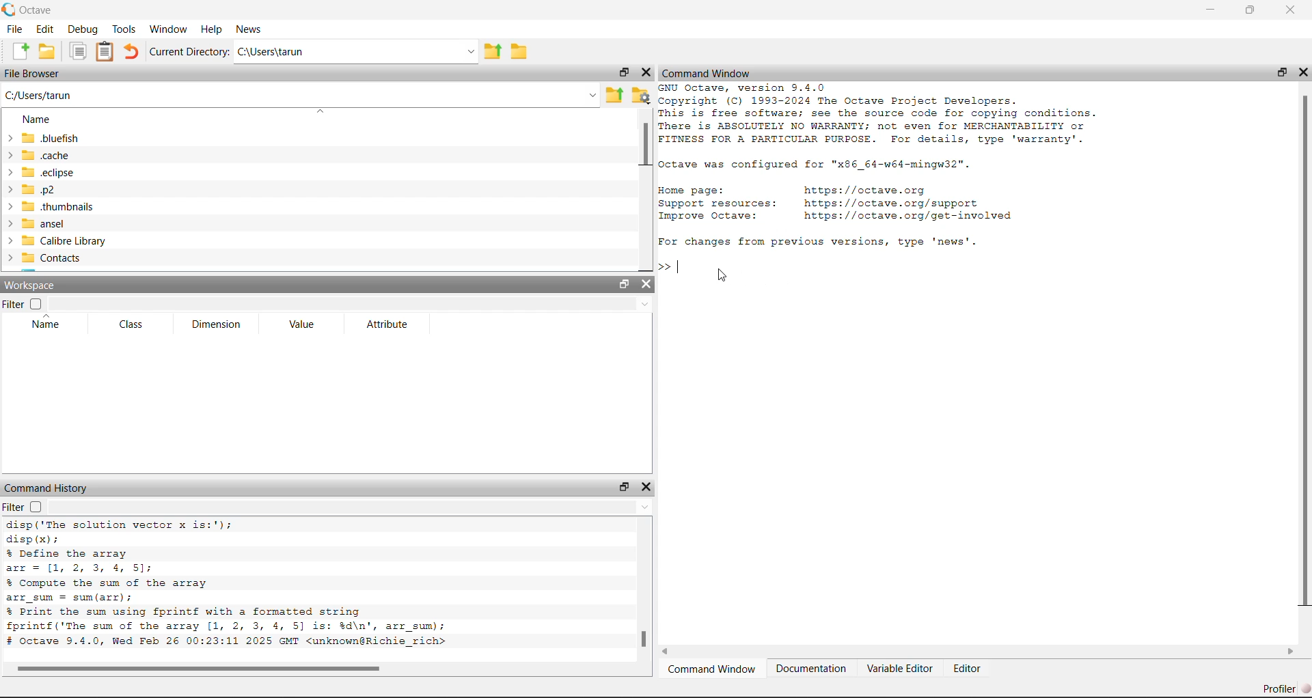 Image resolution: width=1312 pixels, height=698 pixels. What do you see at coordinates (672, 652) in the screenshot?
I see `Scrollbar left` at bounding box center [672, 652].